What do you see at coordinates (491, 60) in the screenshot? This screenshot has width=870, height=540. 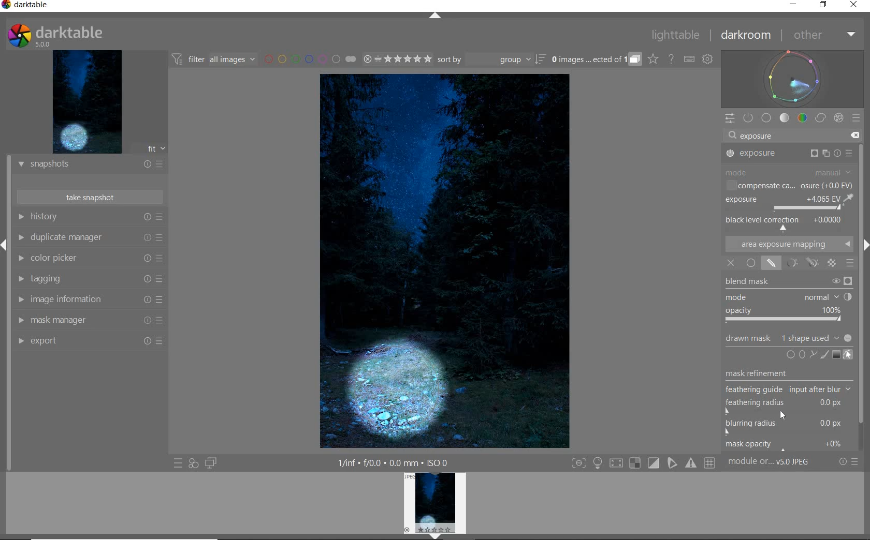 I see `SORT` at bounding box center [491, 60].